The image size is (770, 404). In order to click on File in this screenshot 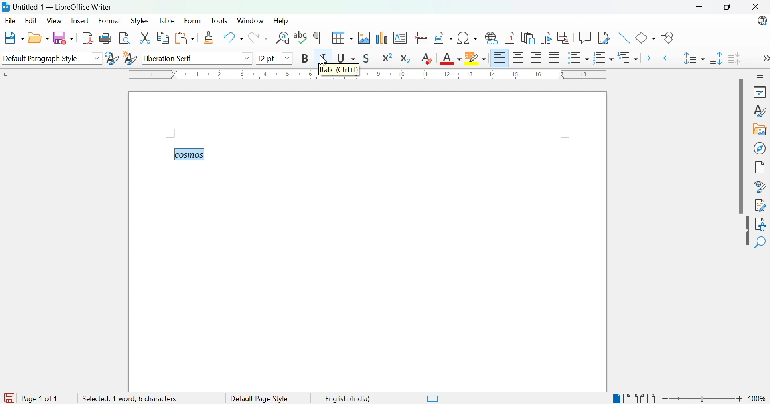, I will do `click(11, 21)`.